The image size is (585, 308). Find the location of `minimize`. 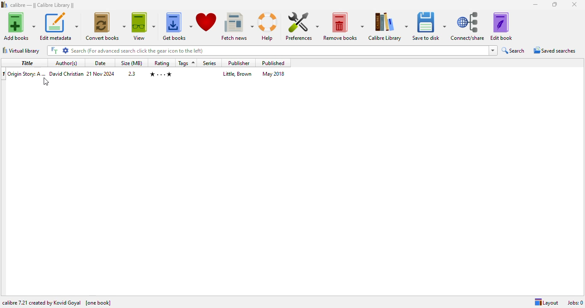

minimize is located at coordinates (536, 5).